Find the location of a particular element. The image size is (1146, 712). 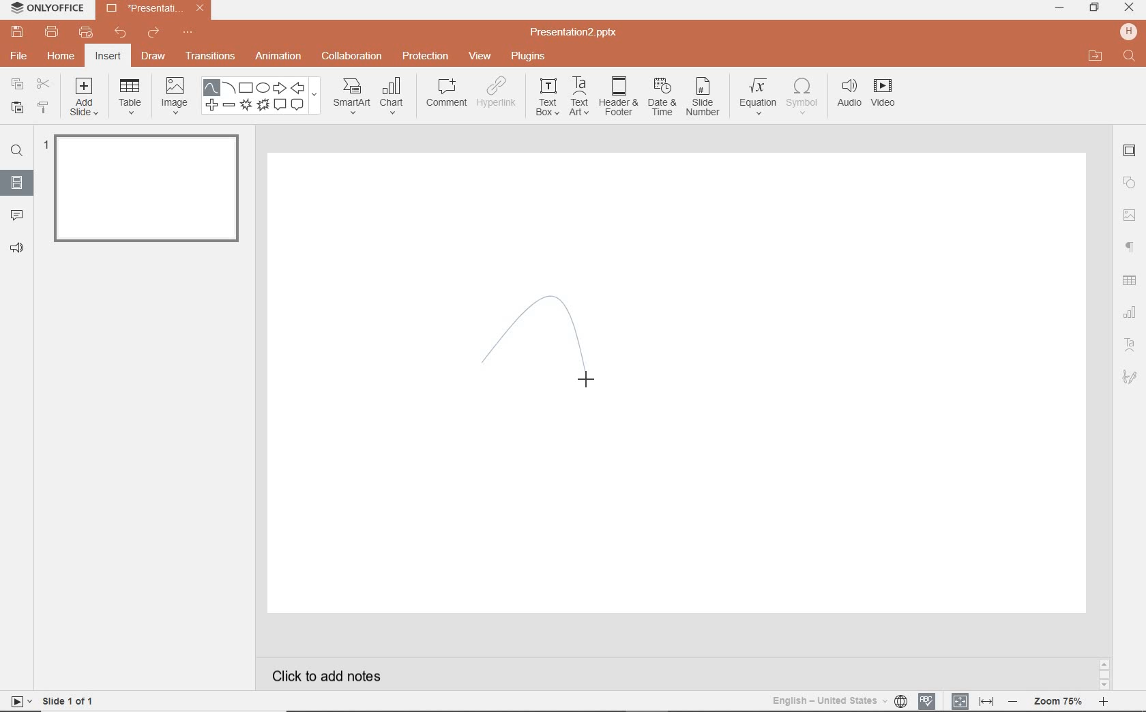

PASTE is located at coordinates (16, 107).